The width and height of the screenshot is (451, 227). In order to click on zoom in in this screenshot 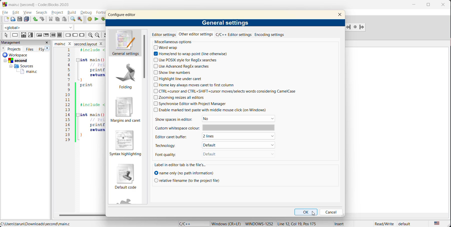, I will do `click(90, 35)`.